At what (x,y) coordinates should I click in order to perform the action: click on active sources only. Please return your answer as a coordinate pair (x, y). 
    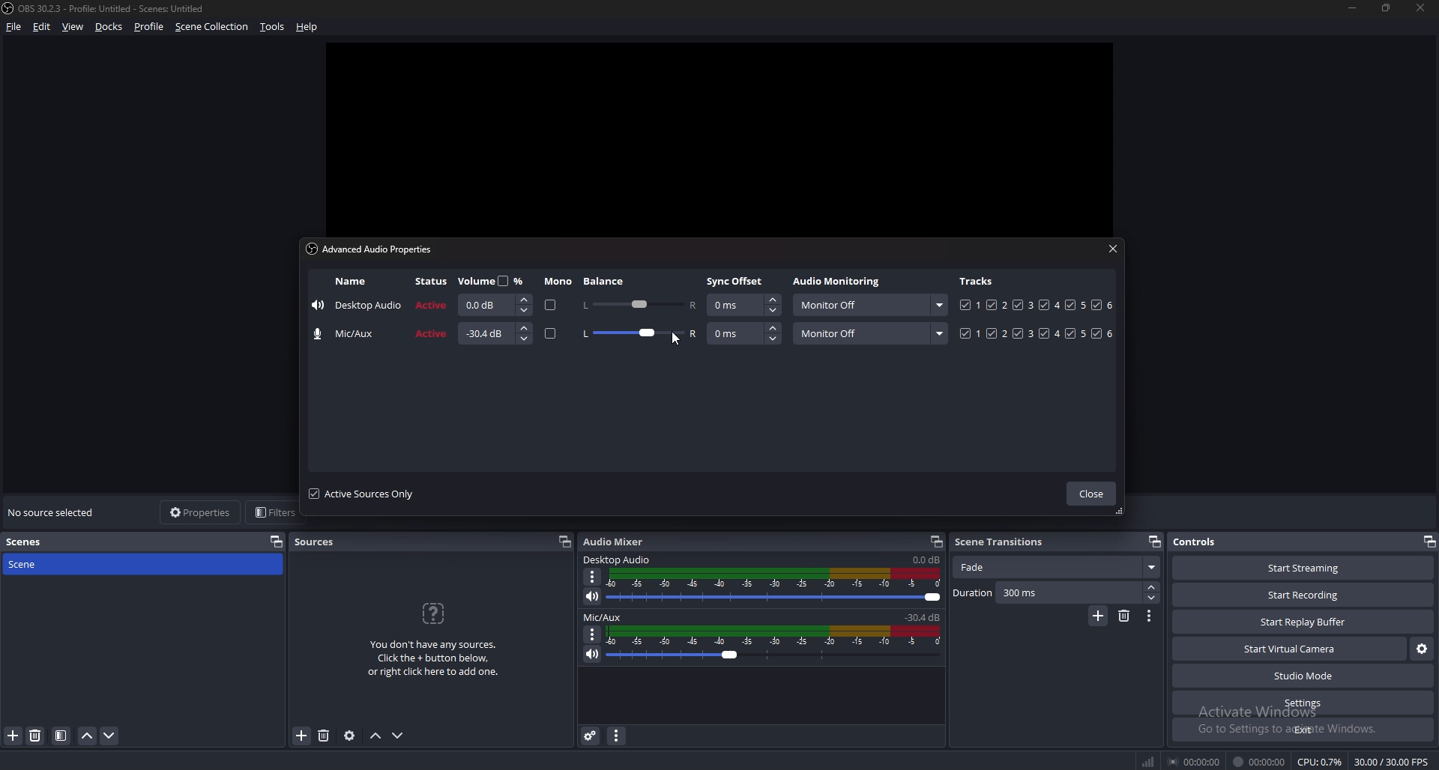
    Looking at the image, I should click on (363, 494).